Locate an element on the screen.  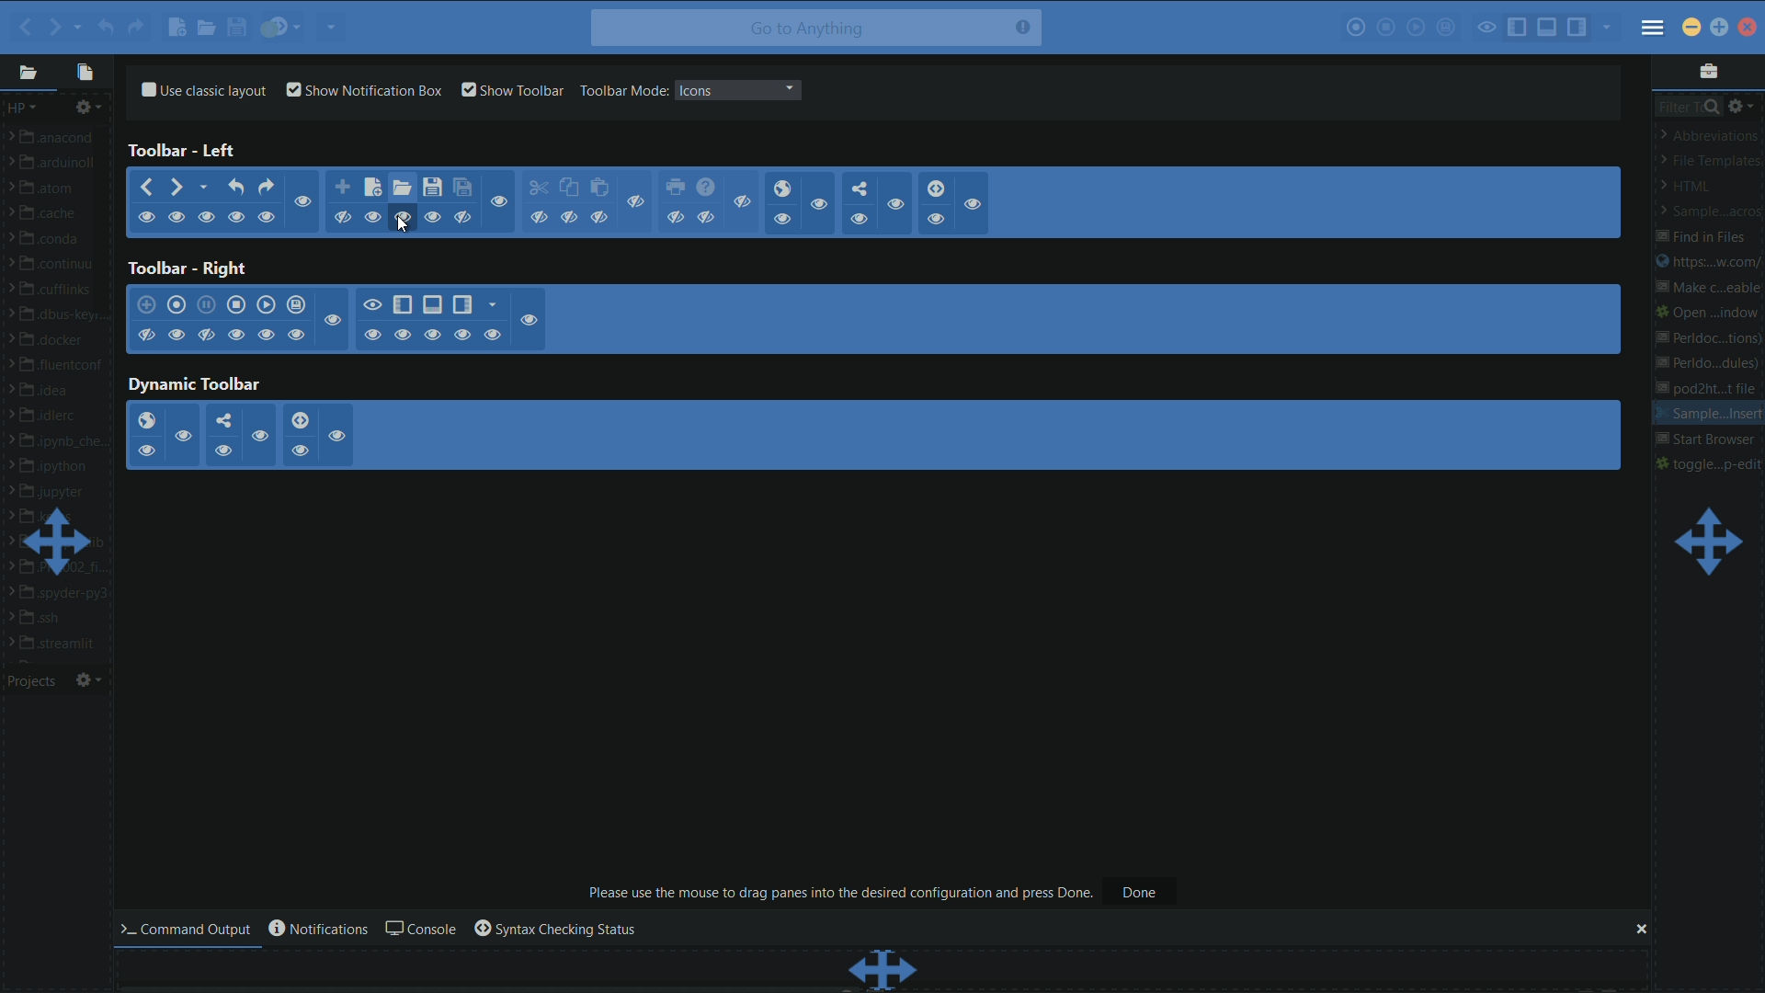
hide/show is located at coordinates (337, 435).